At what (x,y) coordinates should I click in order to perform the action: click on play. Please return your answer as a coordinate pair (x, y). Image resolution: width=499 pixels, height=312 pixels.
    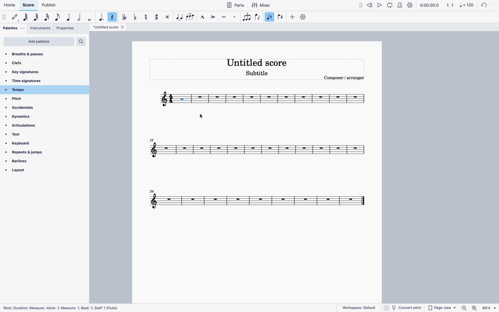
    Looking at the image, I should click on (379, 5).